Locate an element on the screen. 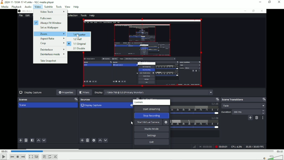 This screenshot has height=160, width=284. Deinterlace mode is located at coordinates (50, 55).